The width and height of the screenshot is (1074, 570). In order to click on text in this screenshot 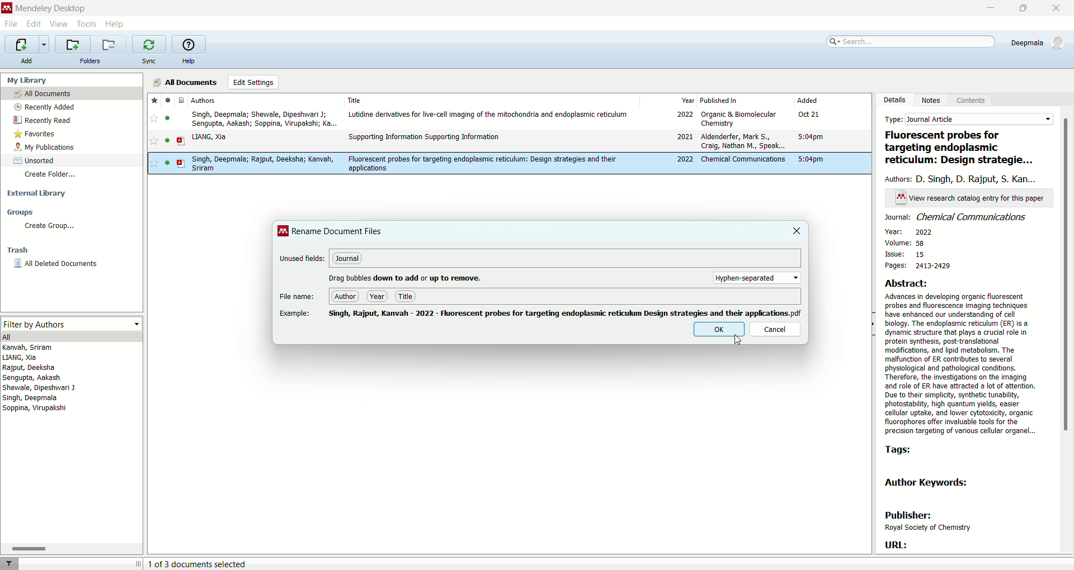, I will do `click(407, 278)`.